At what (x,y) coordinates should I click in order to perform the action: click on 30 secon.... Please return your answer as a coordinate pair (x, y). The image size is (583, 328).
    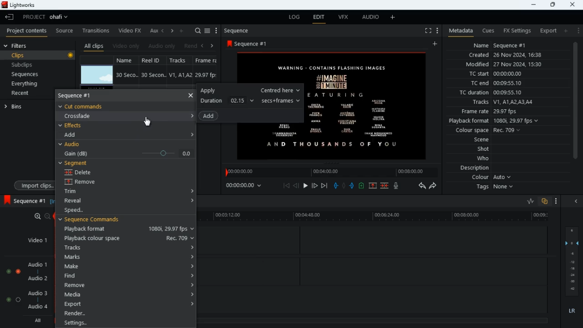
    Looking at the image, I should click on (152, 75).